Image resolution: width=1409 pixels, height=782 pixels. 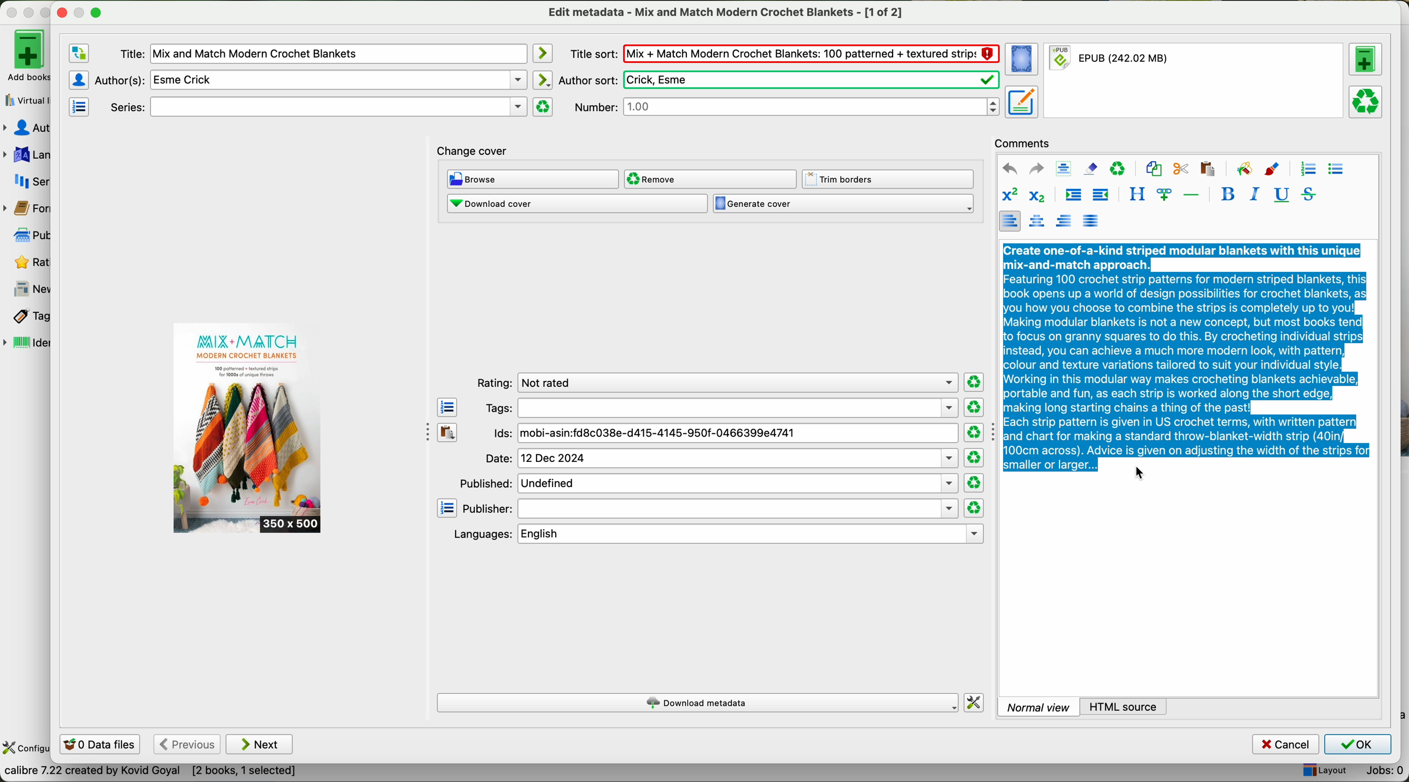 I want to click on undo, so click(x=1010, y=169).